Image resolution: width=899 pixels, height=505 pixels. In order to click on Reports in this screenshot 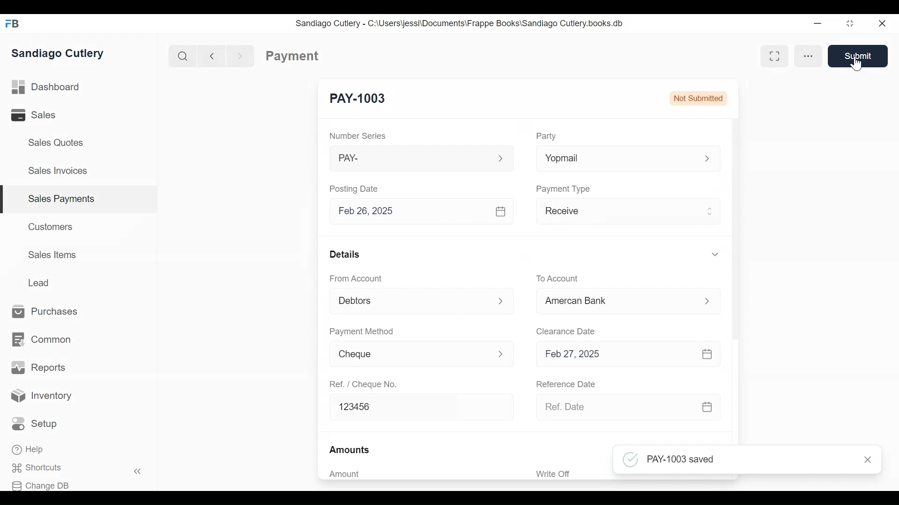, I will do `click(38, 368)`.